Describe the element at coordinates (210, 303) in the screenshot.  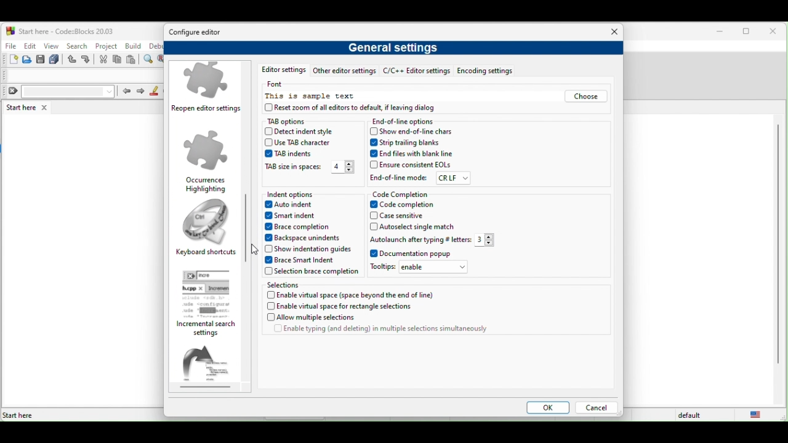
I see `incremental search setting` at that location.